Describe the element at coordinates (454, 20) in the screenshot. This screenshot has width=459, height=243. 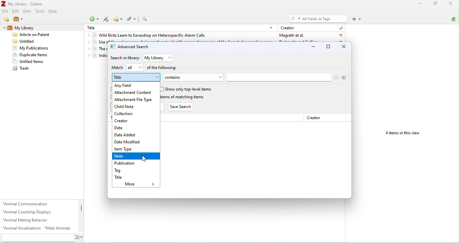
I see `sync with zotero.org` at that location.